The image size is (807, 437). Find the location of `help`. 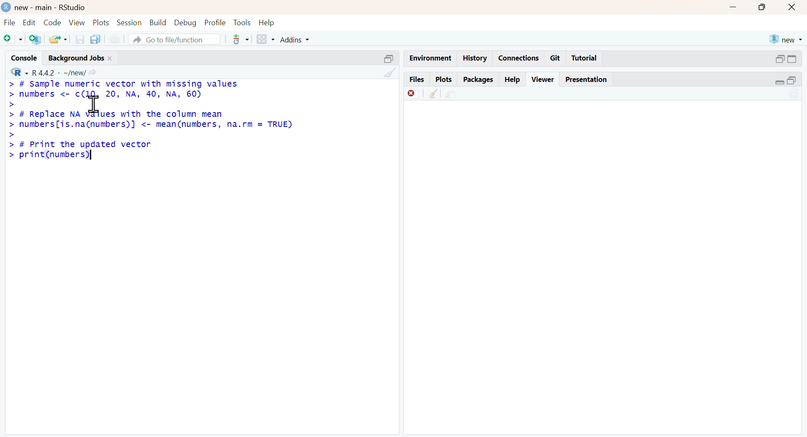

help is located at coordinates (266, 24).